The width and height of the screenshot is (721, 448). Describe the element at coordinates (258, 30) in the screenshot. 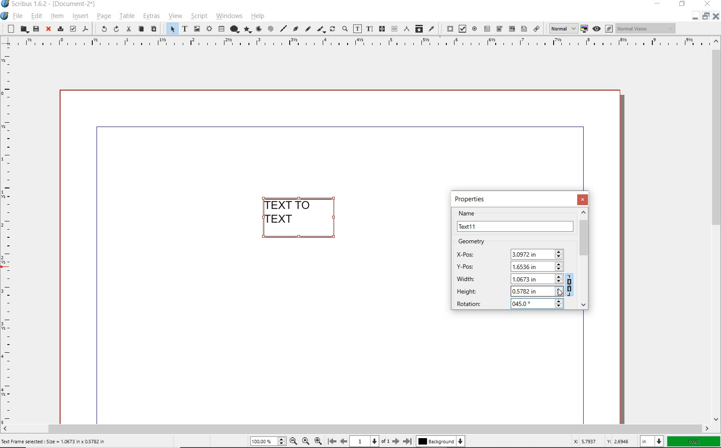

I see `arc` at that location.